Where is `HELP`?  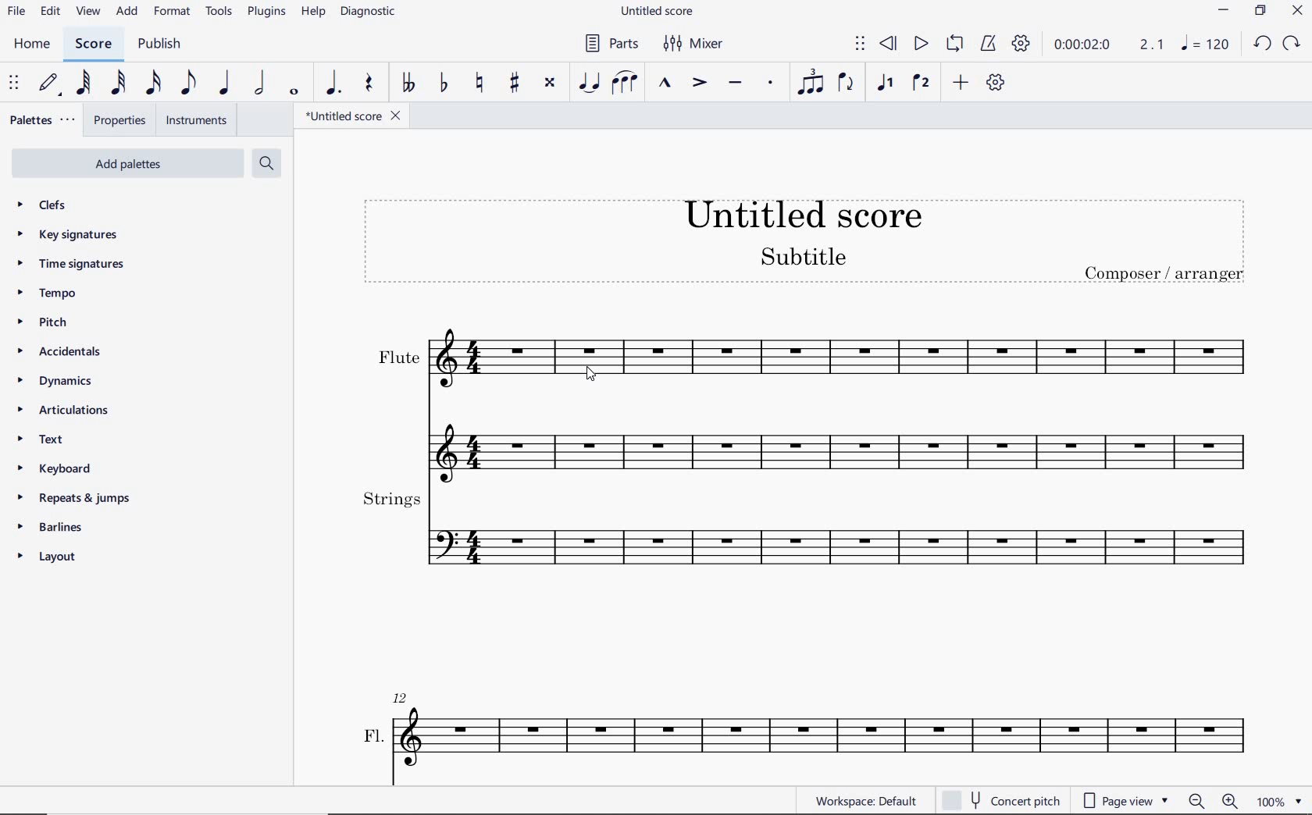
HELP is located at coordinates (314, 12).